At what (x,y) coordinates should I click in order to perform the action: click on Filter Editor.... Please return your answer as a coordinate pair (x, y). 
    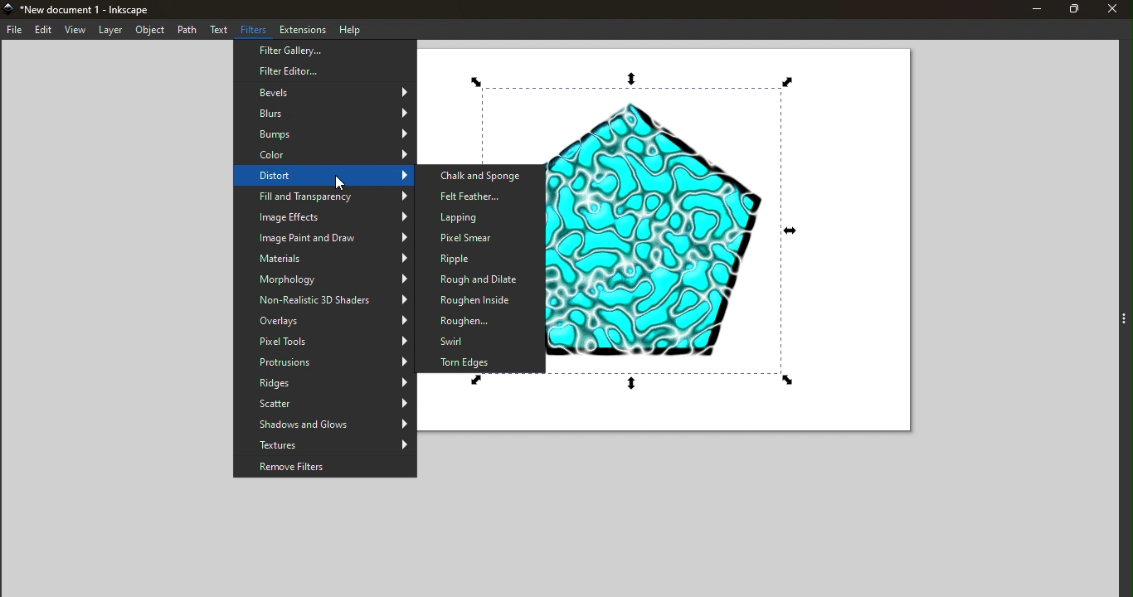
    Looking at the image, I should click on (324, 72).